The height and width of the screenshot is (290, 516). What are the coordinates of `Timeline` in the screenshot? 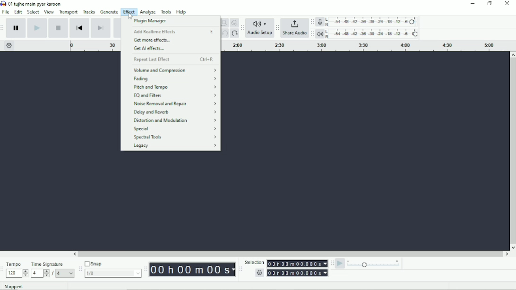 It's located at (365, 46).